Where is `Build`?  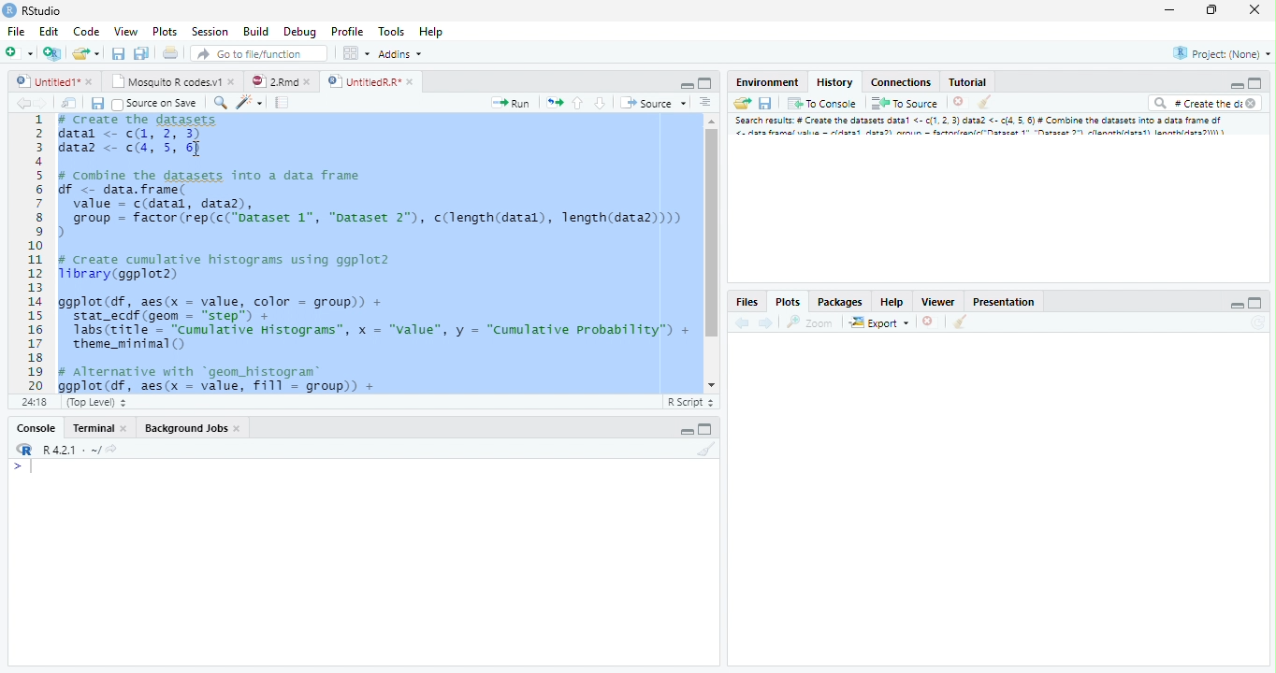
Build is located at coordinates (257, 32).